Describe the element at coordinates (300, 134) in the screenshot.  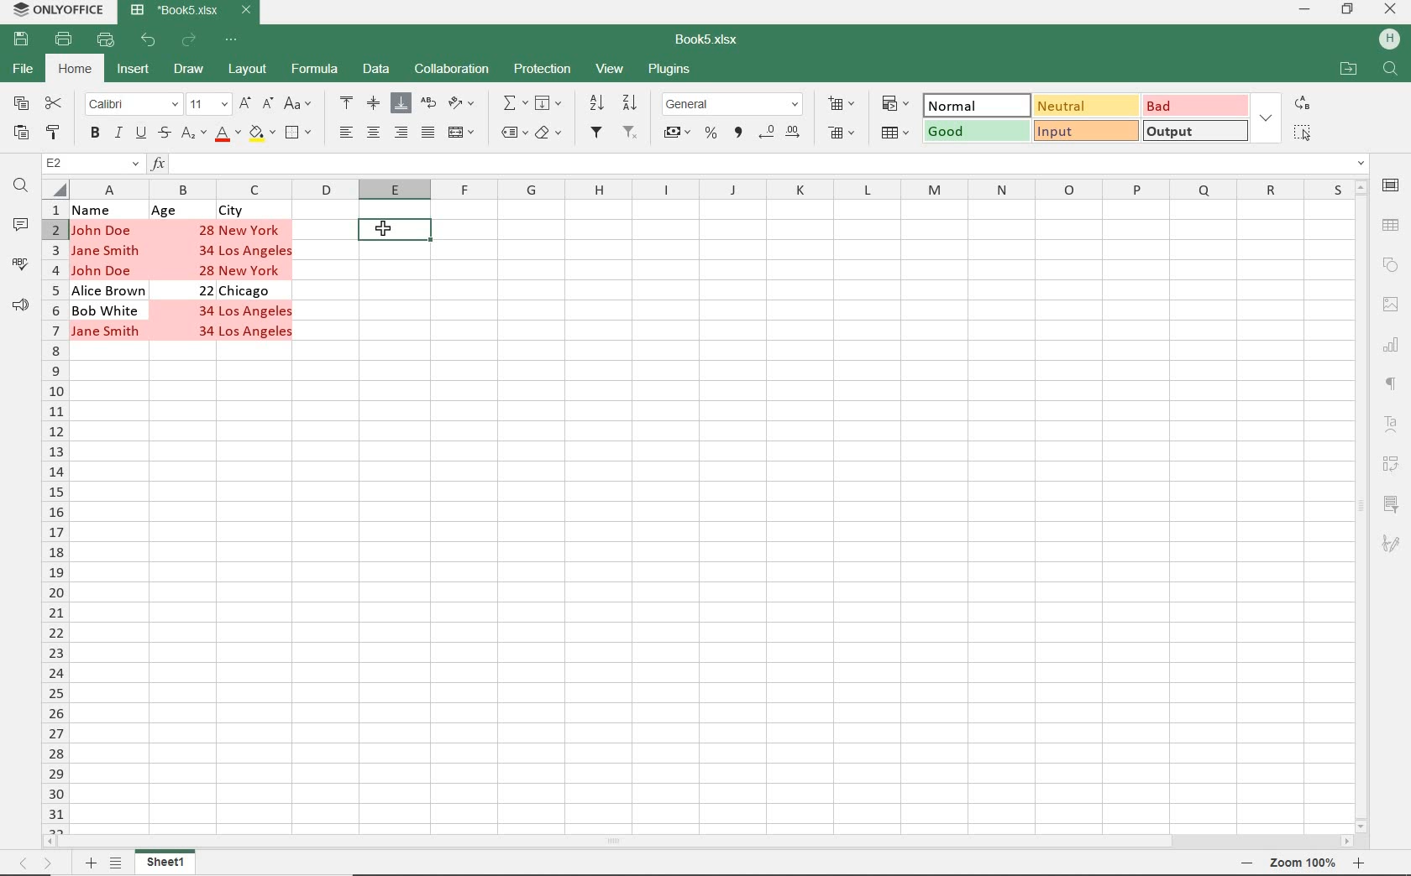
I see `BORDERS` at that location.